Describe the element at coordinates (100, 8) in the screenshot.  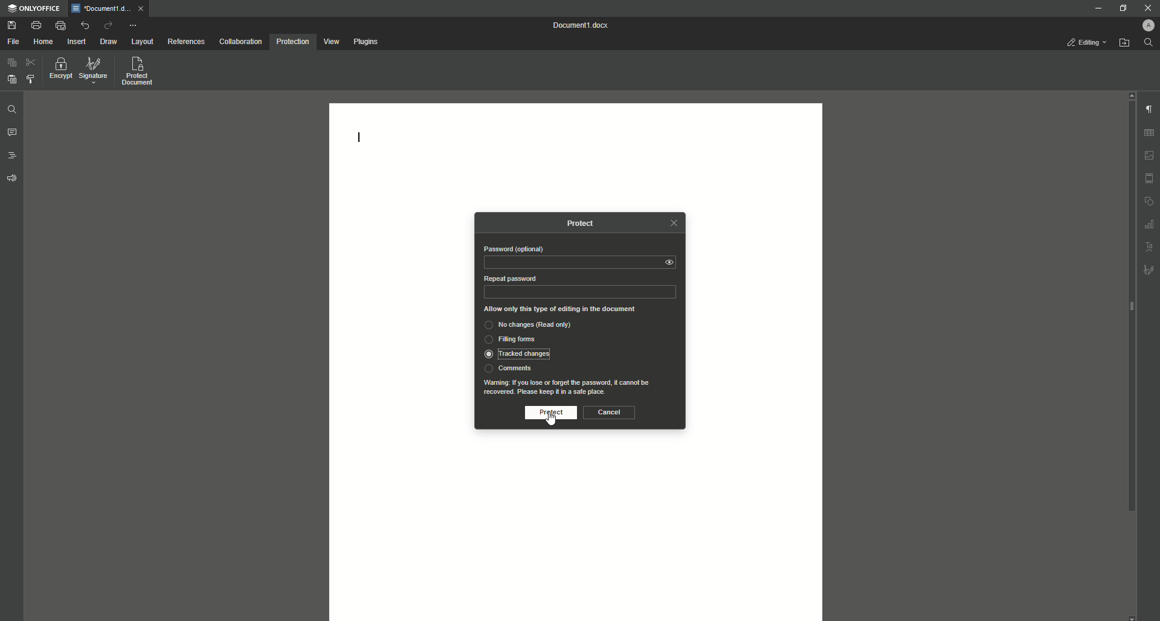
I see `Document1.docx` at that location.